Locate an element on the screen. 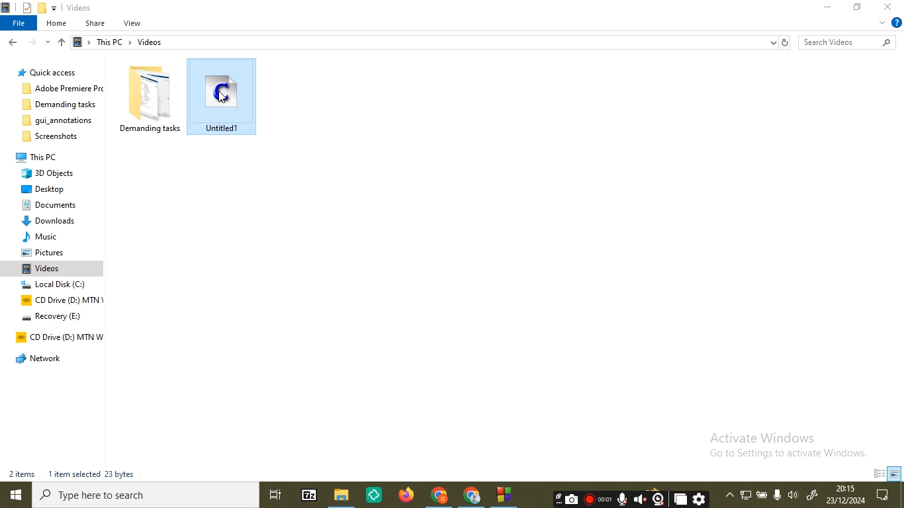 This screenshot has height=508, width=904. restore is located at coordinates (860, 9).